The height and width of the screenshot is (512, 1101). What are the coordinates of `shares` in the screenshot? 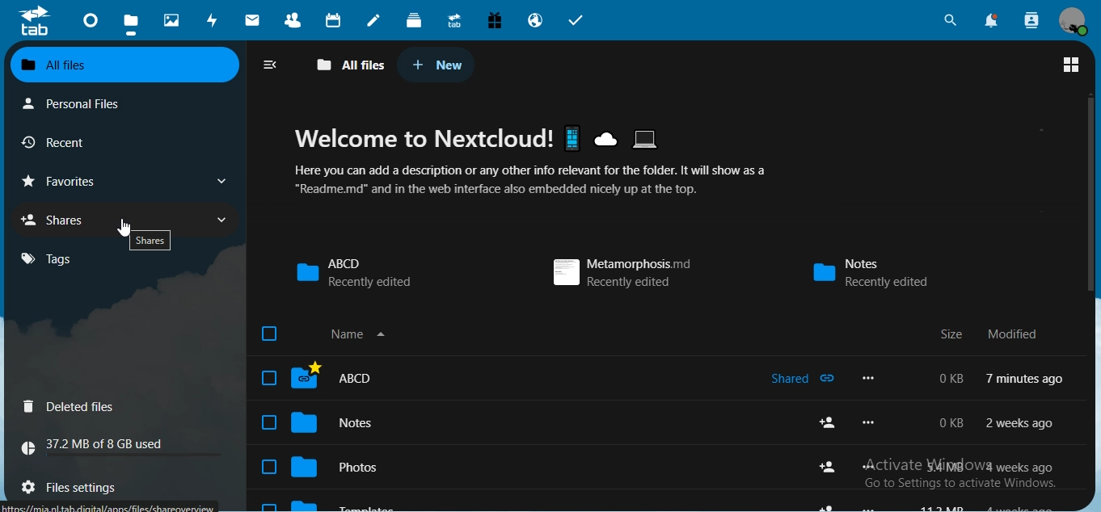 It's located at (151, 241).